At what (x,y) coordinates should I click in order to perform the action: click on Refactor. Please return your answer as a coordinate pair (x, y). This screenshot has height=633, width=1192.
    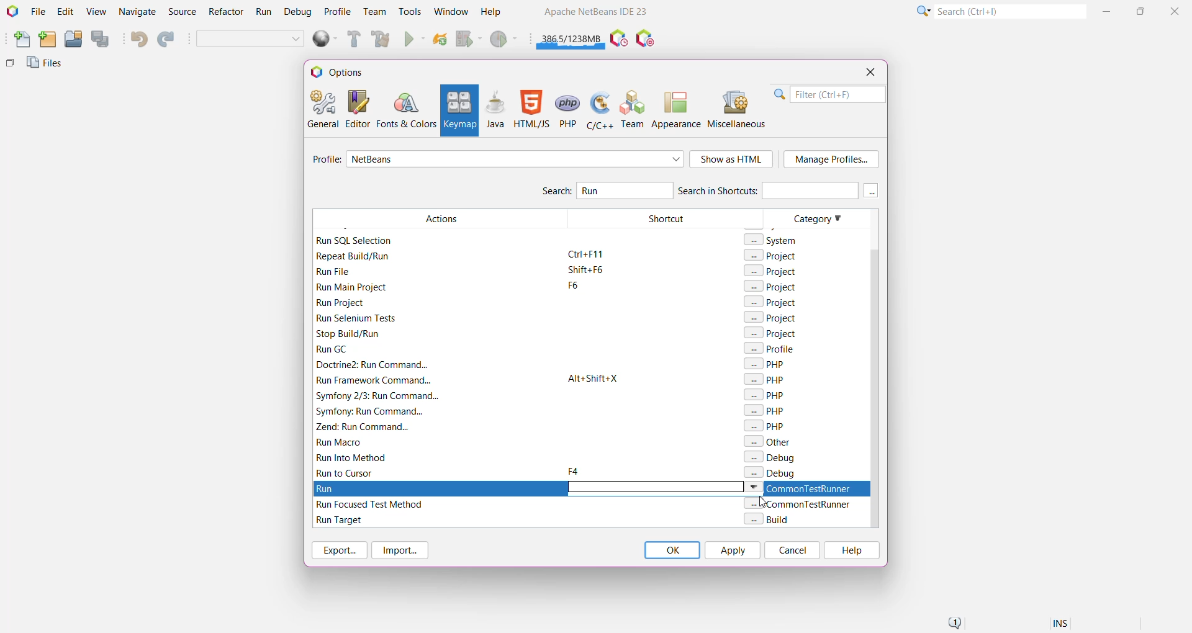
    Looking at the image, I should click on (227, 13).